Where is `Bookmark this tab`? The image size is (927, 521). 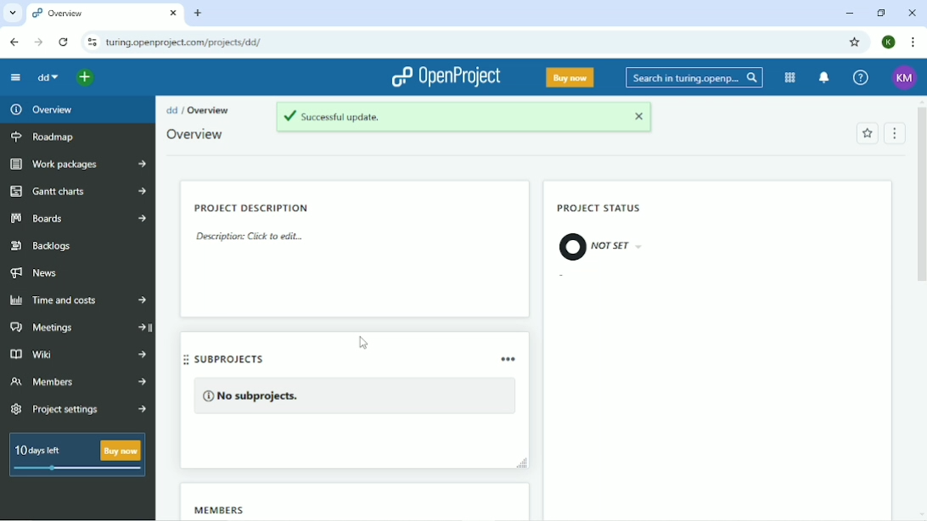 Bookmark this tab is located at coordinates (854, 42).